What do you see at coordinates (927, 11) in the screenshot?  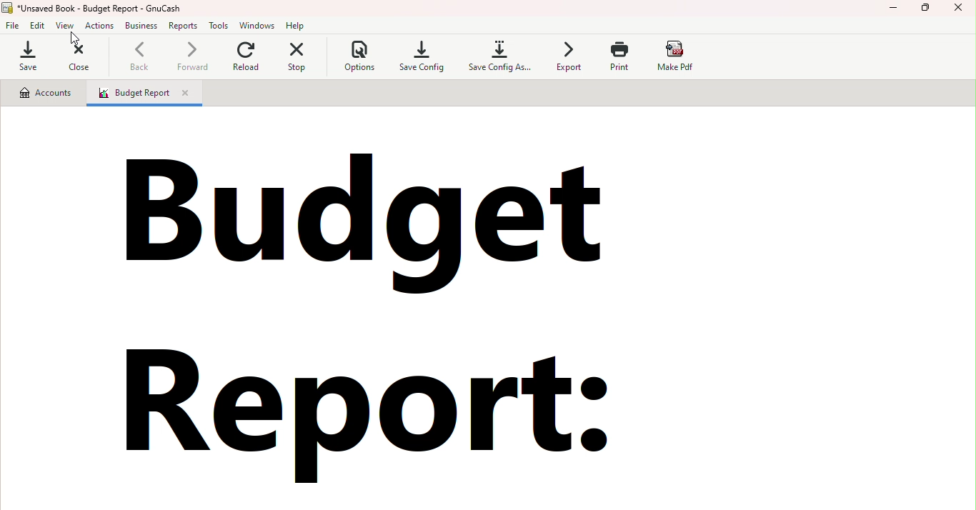 I see `Maximize` at bounding box center [927, 11].